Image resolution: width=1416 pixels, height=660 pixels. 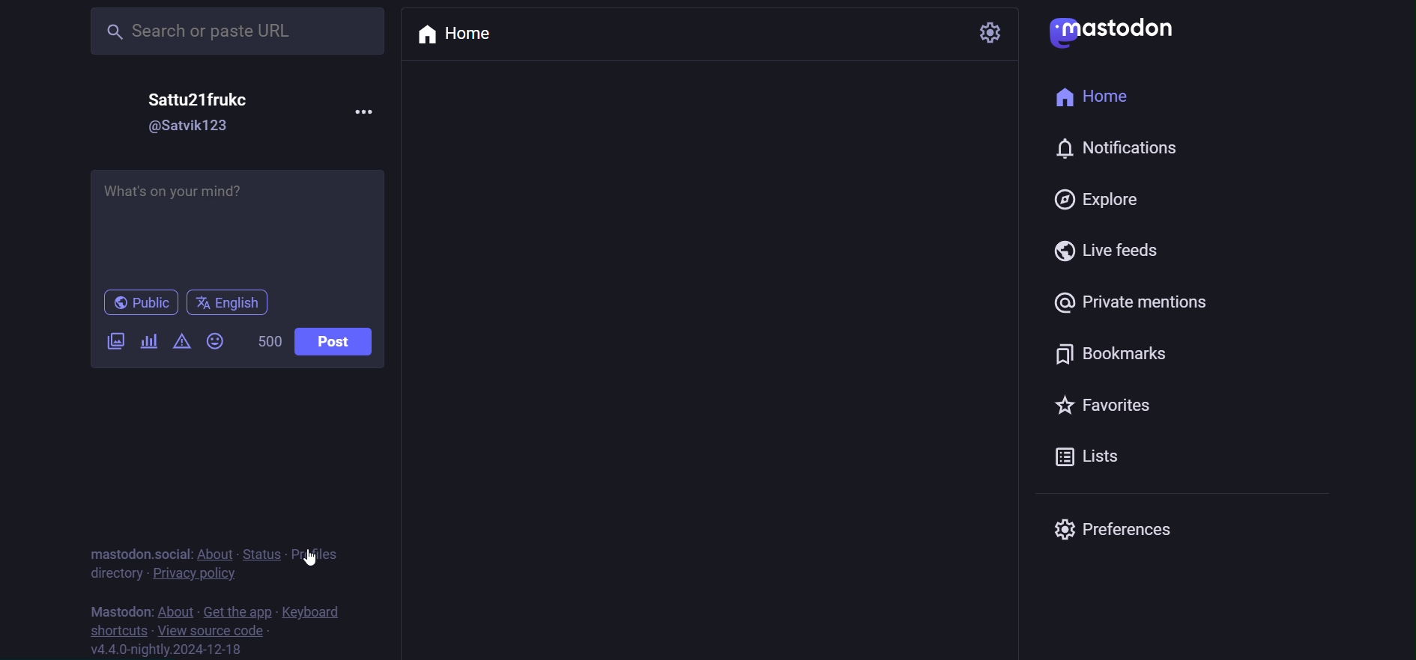 What do you see at coordinates (146, 340) in the screenshot?
I see `poll` at bounding box center [146, 340].